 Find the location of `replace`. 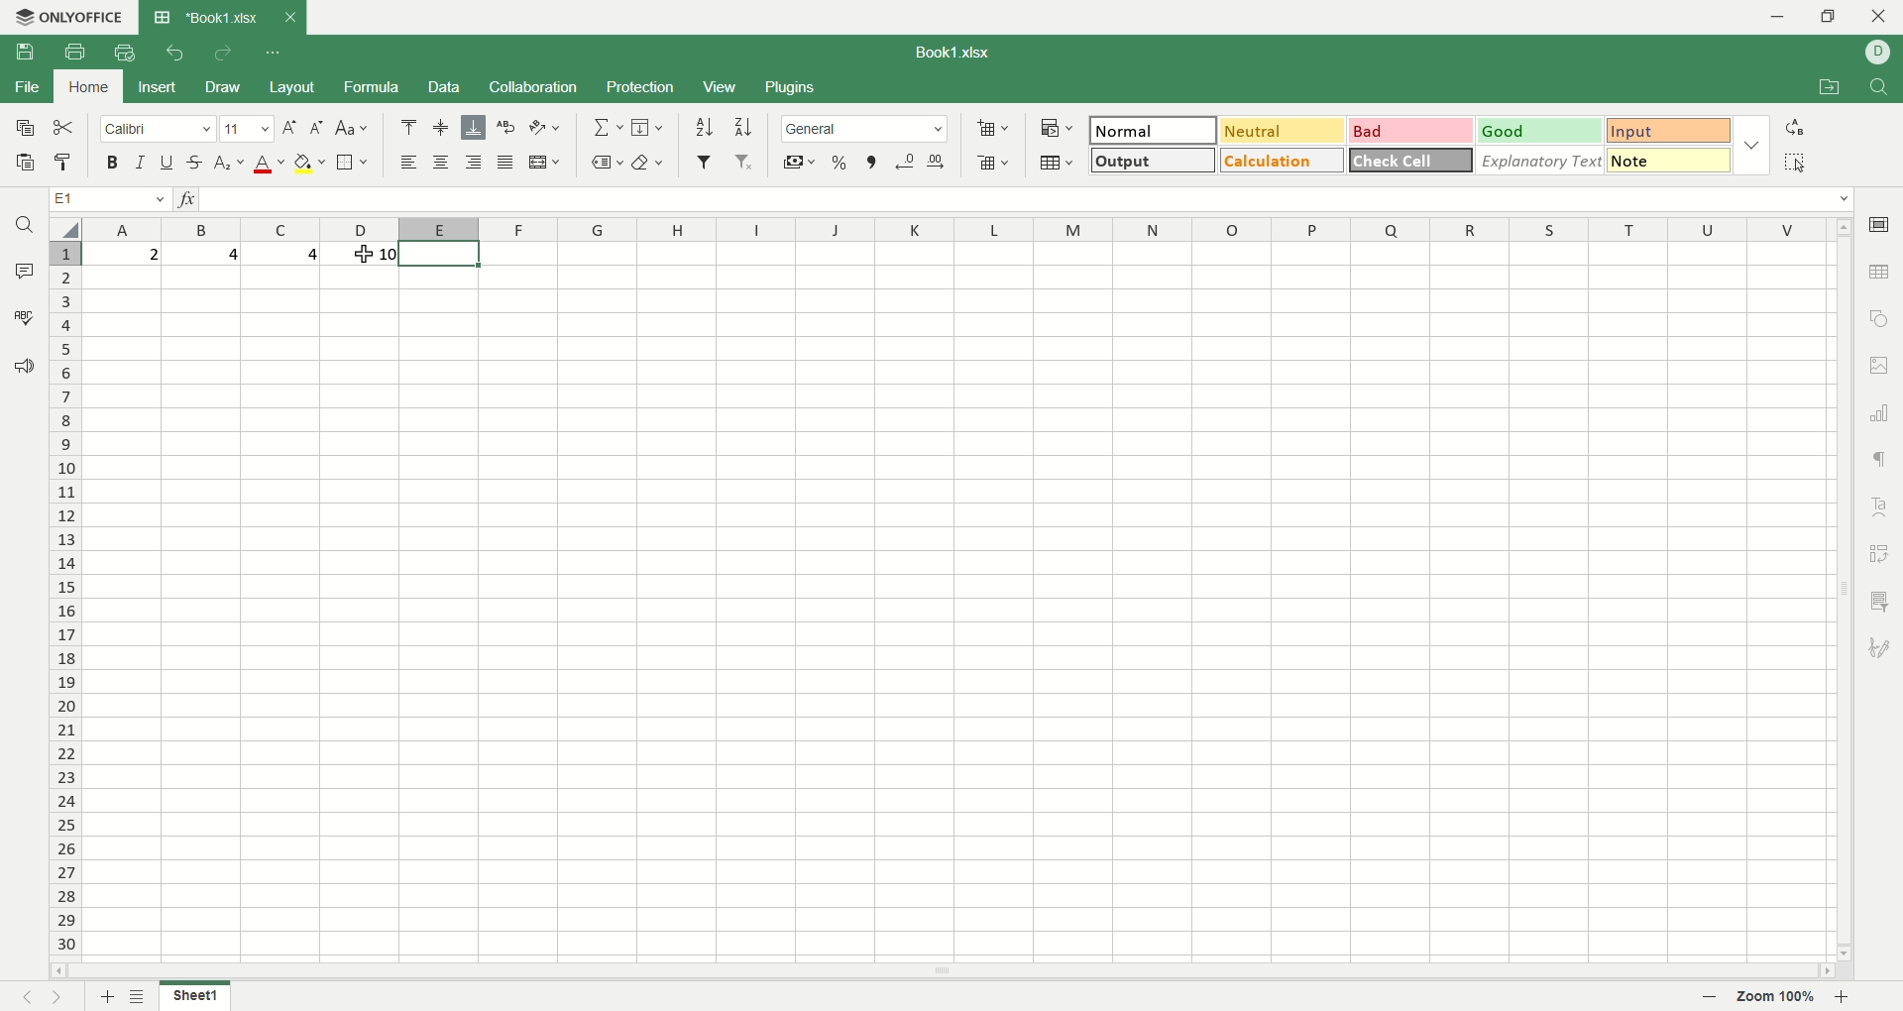

replace is located at coordinates (1794, 129).